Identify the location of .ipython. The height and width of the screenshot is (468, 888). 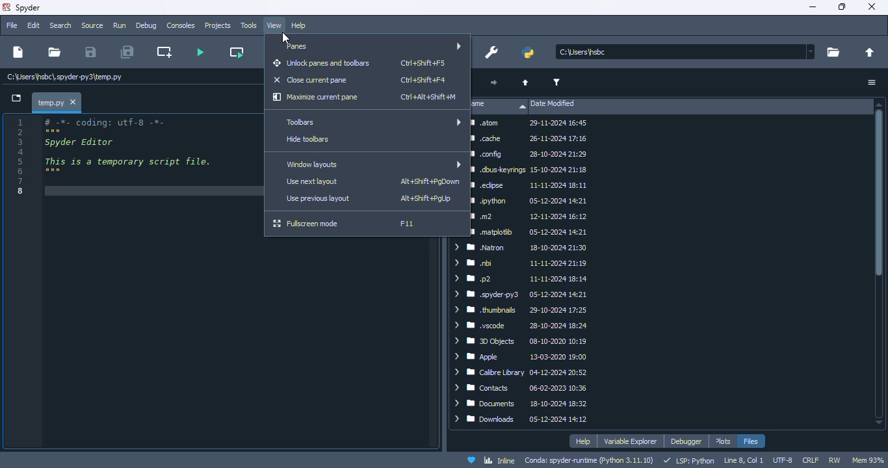
(530, 201).